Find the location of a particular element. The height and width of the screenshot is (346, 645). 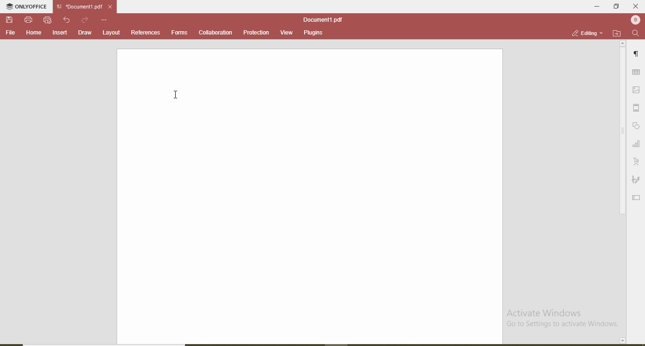

shapes is located at coordinates (637, 126).